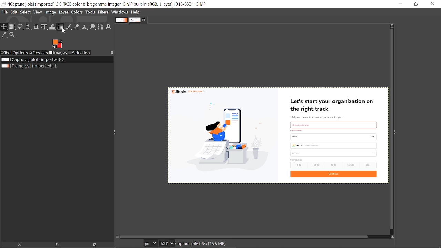 Image resolution: width=441 pixels, height=248 pixels. I want to click on View, so click(38, 12).